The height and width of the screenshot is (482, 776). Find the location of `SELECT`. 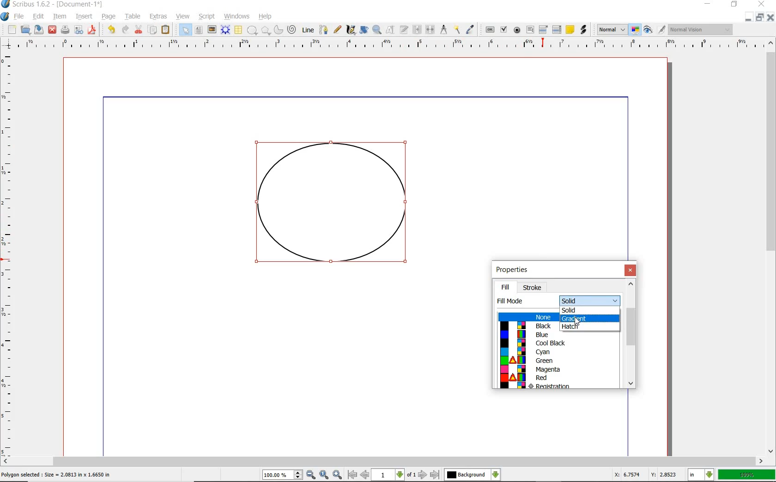

SELECT is located at coordinates (185, 30).